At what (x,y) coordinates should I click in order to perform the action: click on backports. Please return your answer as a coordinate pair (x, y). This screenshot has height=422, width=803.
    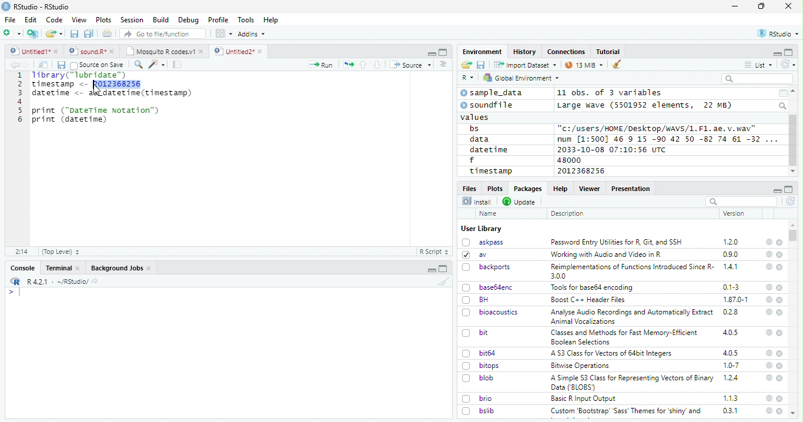
    Looking at the image, I should click on (488, 267).